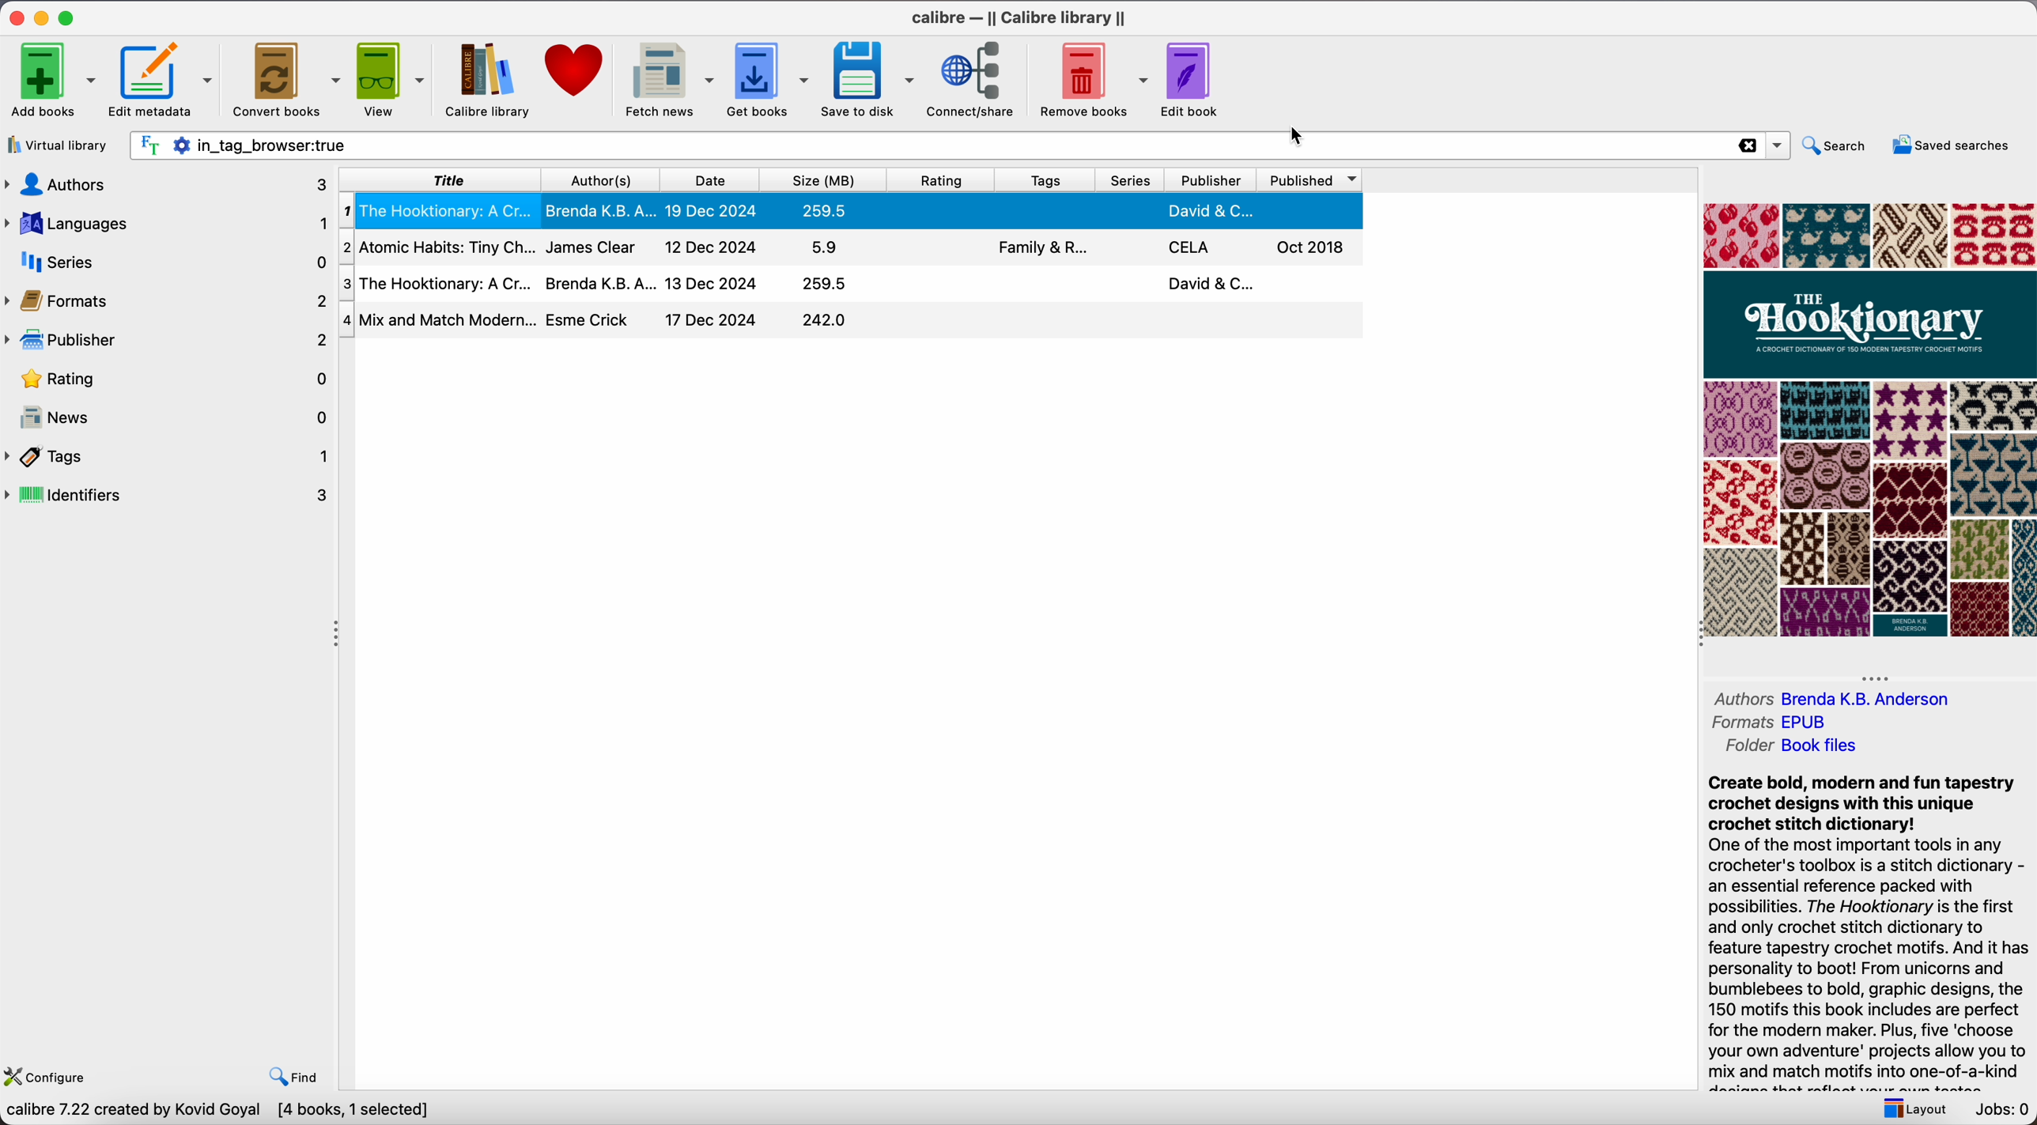 The width and height of the screenshot is (2037, 1125). I want to click on Oct 2018, so click(1312, 249).